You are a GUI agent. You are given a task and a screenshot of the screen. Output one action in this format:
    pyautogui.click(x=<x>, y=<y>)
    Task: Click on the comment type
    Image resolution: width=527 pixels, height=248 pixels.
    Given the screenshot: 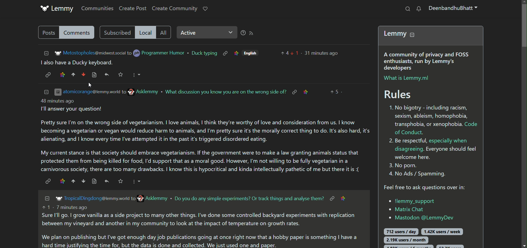 What is the action you would take?
    pyautogui.click(x=164, y=32)
    